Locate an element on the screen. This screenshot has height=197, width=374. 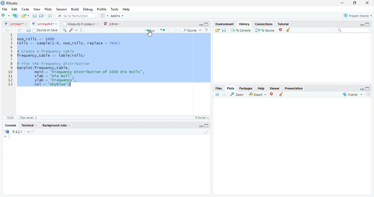
Background Jobs is located at coordinates (57, 125).